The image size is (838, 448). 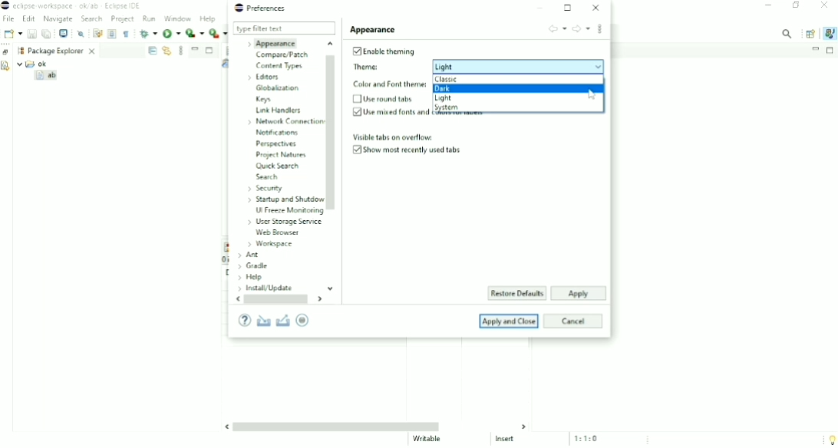 I want to click on Network Connection, so click(x=283, y=123).